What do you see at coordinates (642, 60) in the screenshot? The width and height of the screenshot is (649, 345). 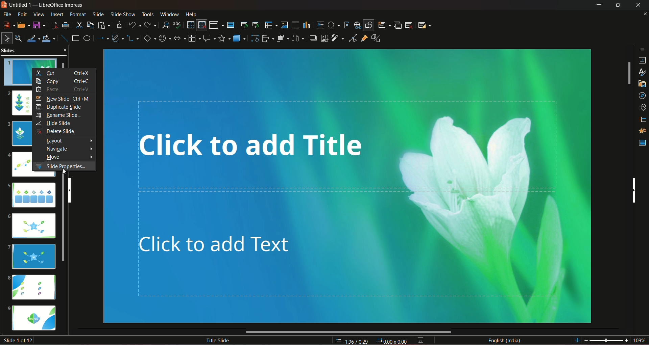 I see `properties` at bounding box center [642, 60].